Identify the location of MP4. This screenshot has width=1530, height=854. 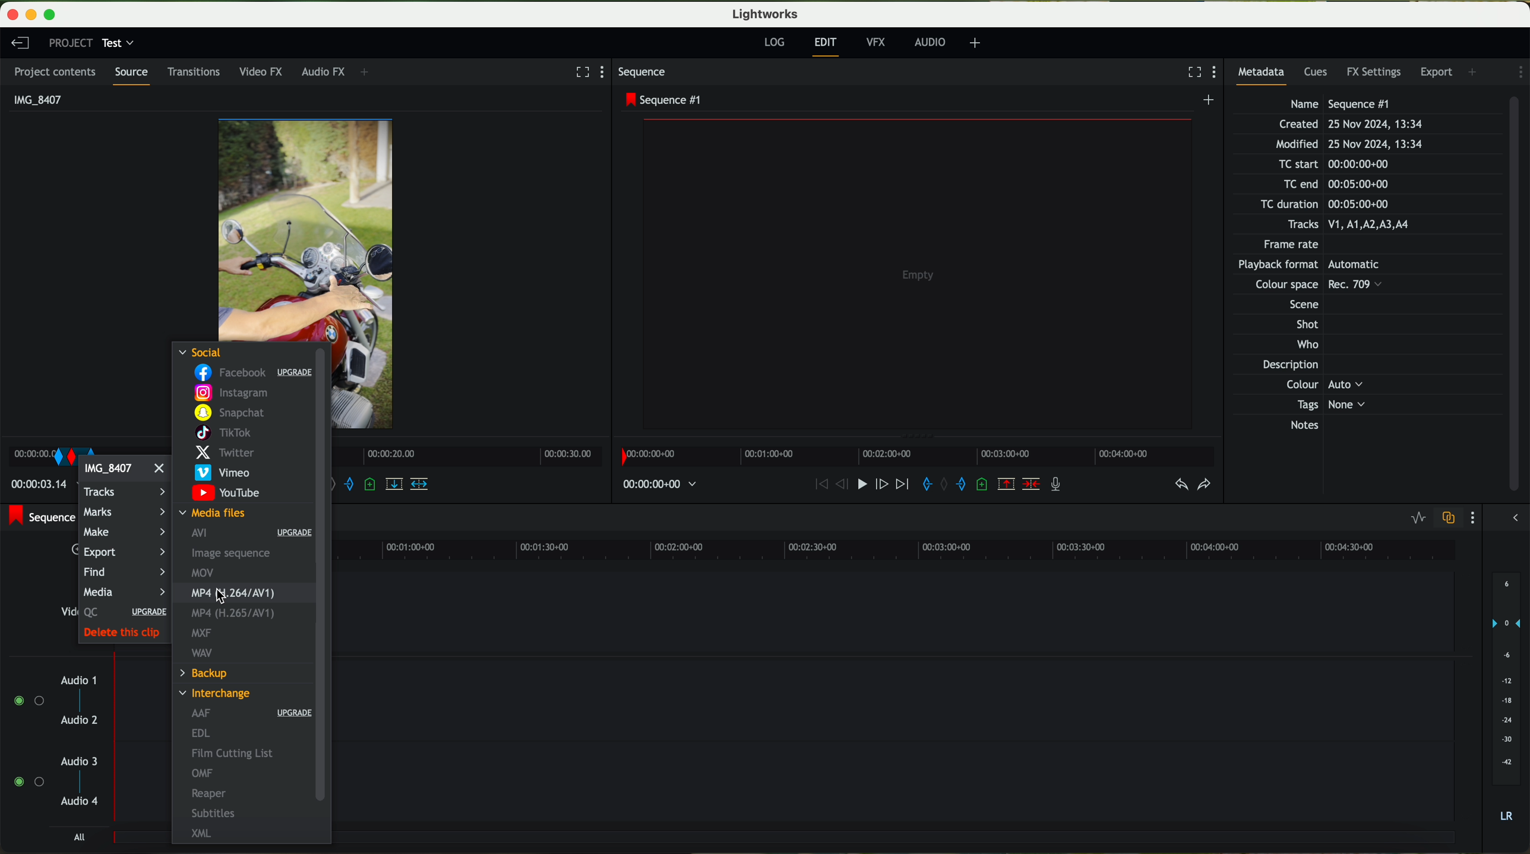
(237, 615).